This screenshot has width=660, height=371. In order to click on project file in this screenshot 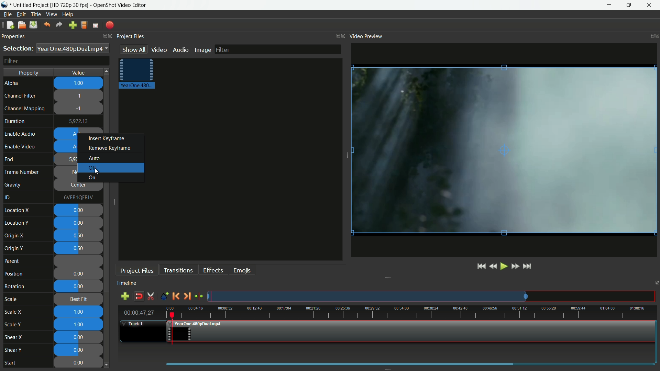, I will do `click(136, 74)`.